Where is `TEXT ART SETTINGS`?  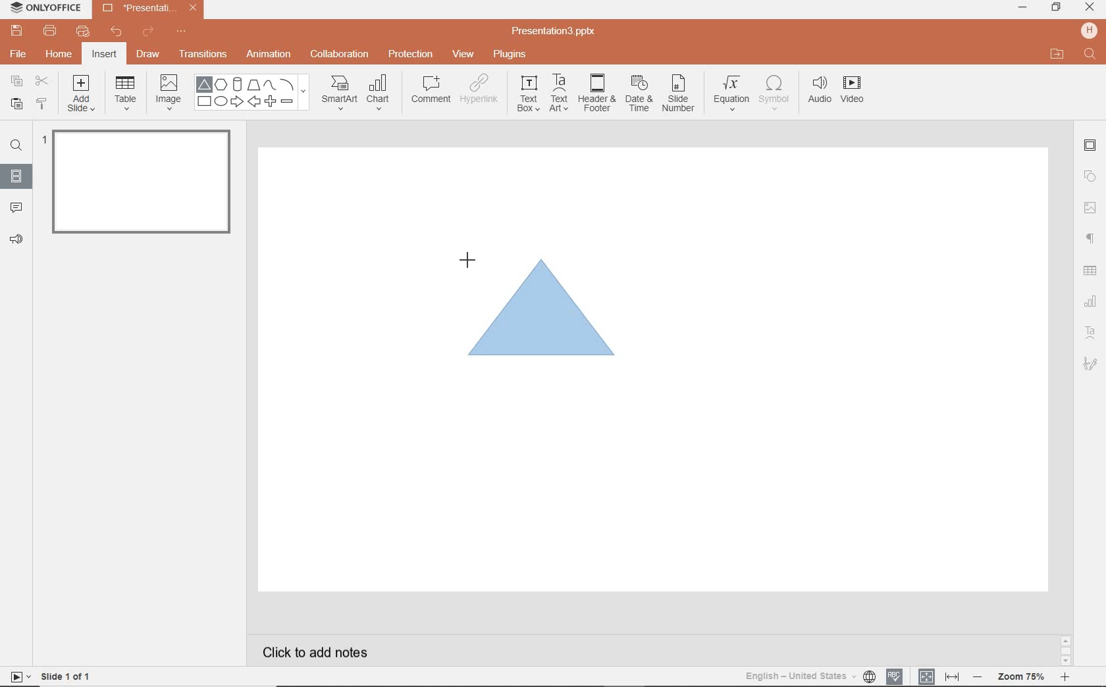 TEXT ART SETTINGS is located at coordinates (1091, 334).